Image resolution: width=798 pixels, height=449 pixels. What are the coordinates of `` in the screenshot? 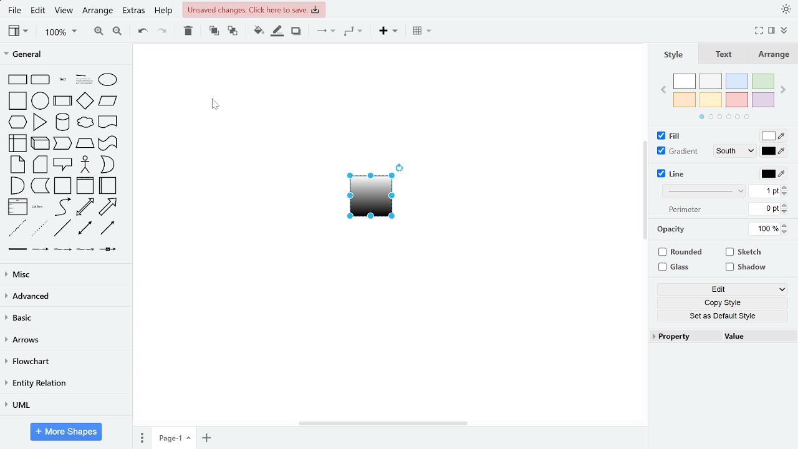 It's located at (16, 248).